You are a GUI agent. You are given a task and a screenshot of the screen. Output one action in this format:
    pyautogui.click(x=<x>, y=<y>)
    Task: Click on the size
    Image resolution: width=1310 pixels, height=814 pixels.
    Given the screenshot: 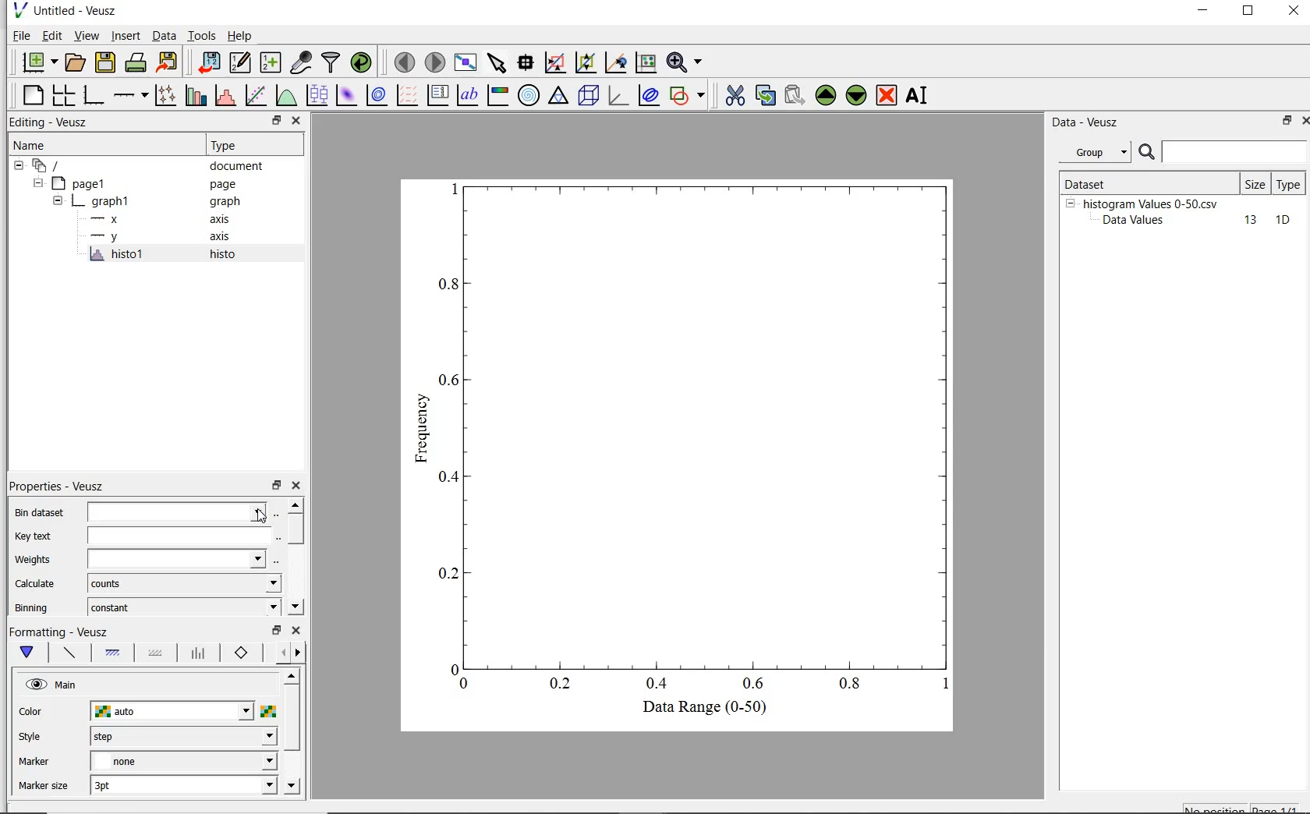 What is the action you would take?
    pyautogui.click(x=1255, y=184)
    